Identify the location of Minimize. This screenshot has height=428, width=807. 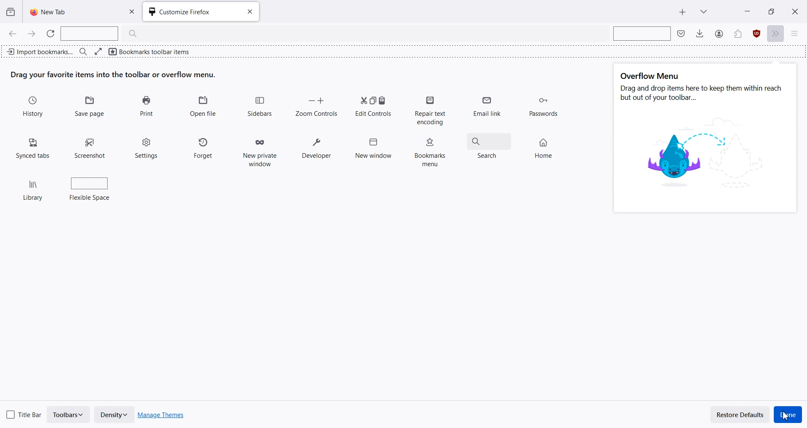
(748, 11).